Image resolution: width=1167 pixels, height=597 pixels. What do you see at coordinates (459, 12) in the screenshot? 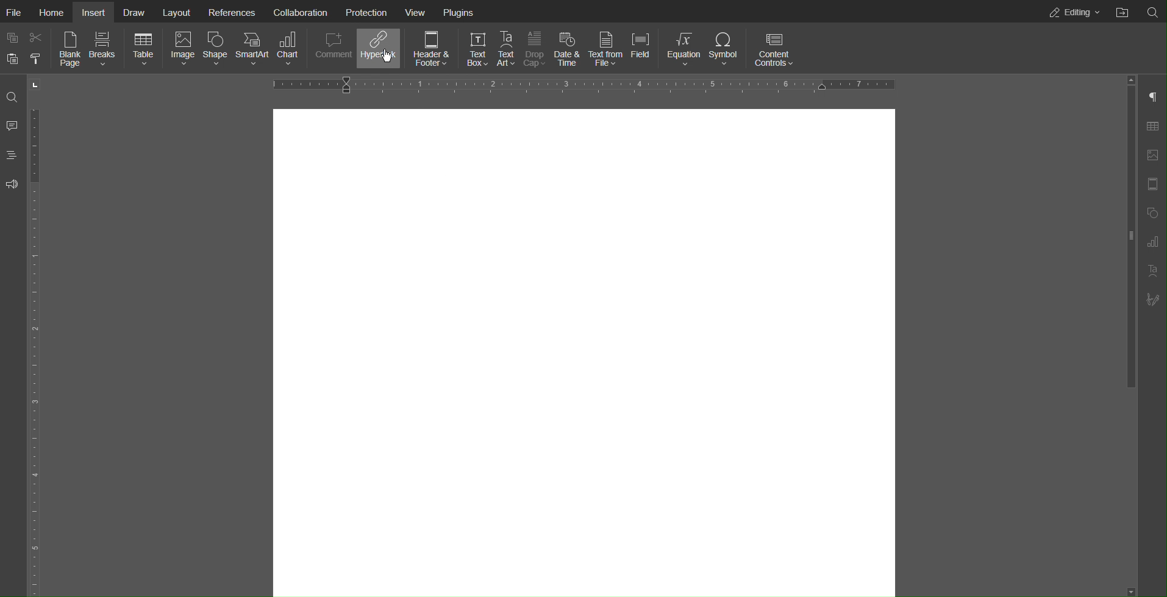
I see `Plugins` at bounding box center [459, 12].